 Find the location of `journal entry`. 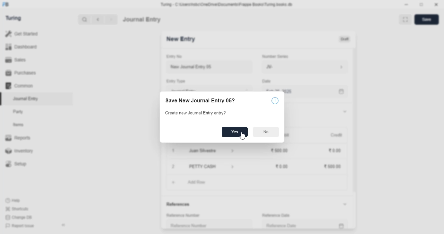

journal entry is located at coordinates (210, 89).